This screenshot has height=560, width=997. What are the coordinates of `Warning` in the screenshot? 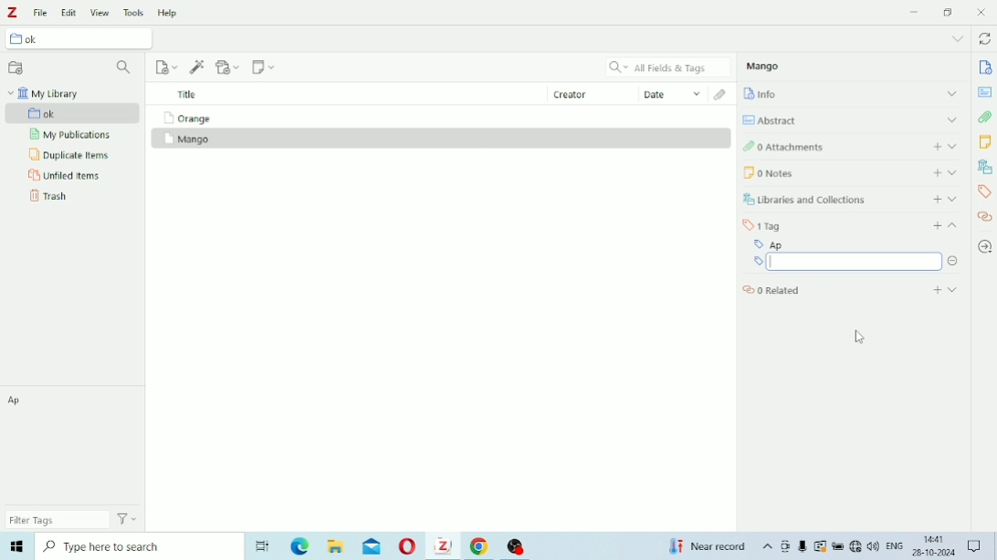 It's located at (820, 546).